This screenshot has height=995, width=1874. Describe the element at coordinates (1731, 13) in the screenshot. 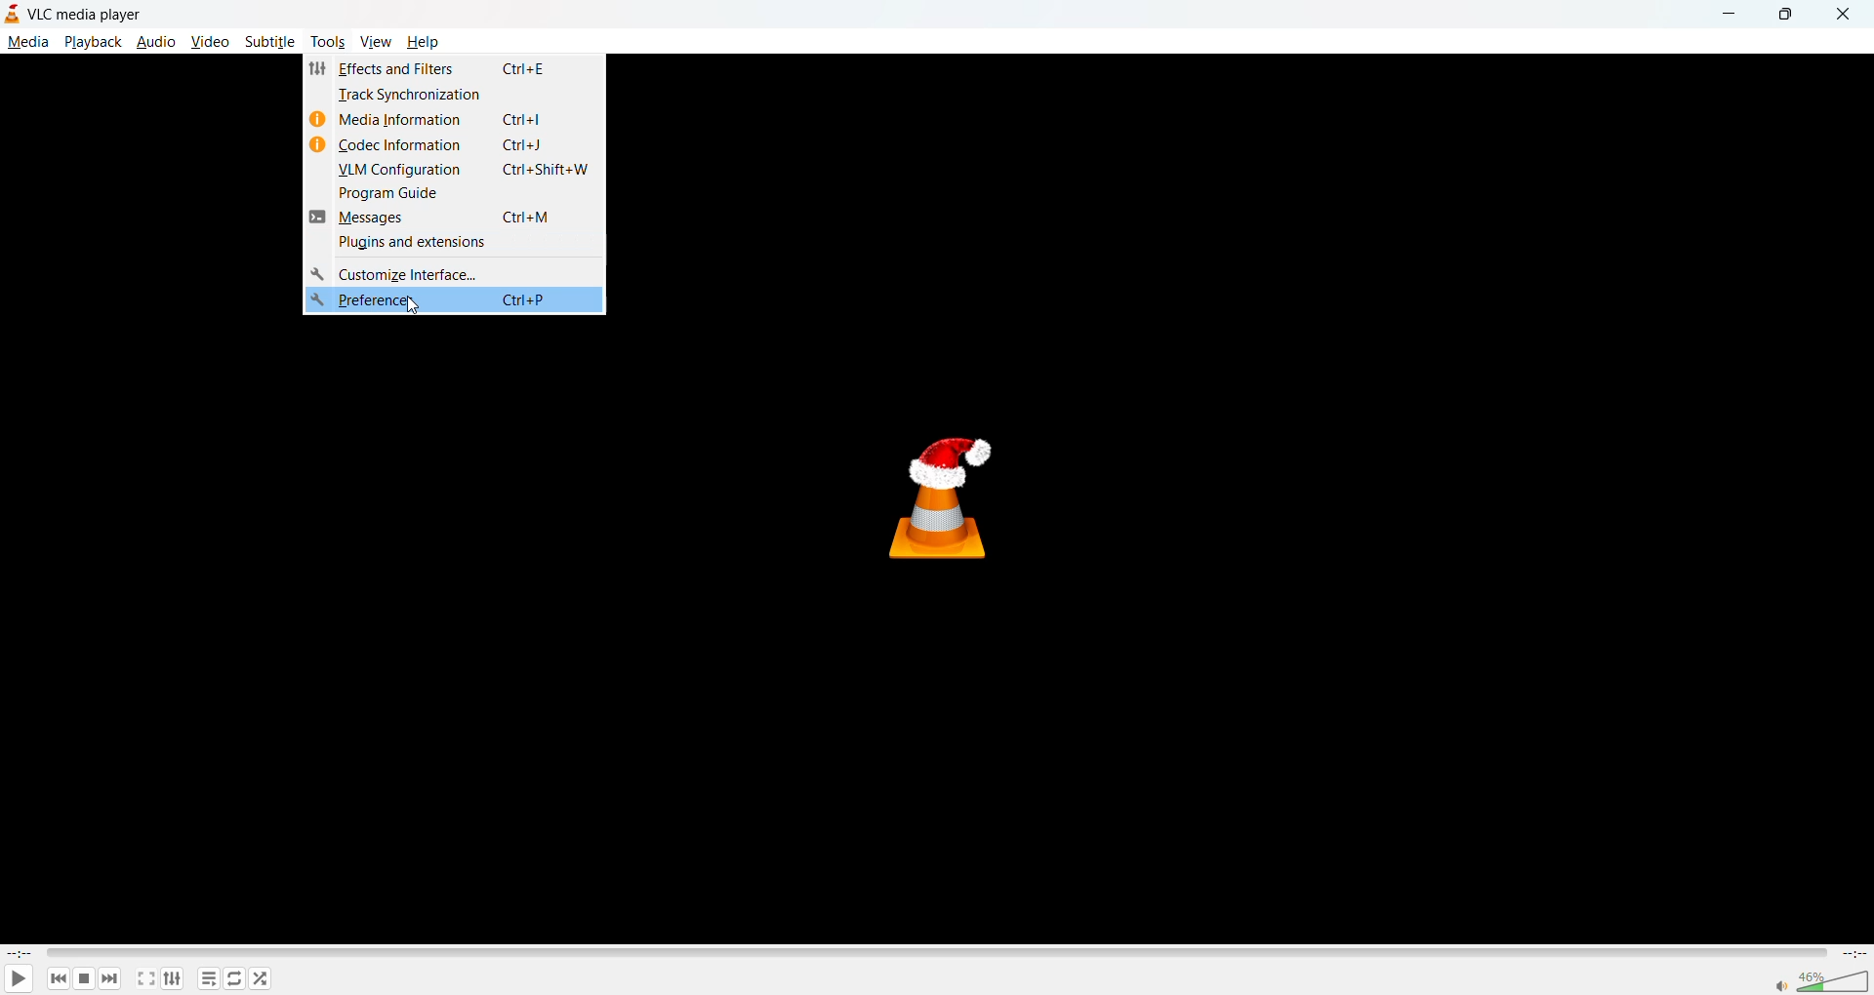

I see `minimize` at that location.